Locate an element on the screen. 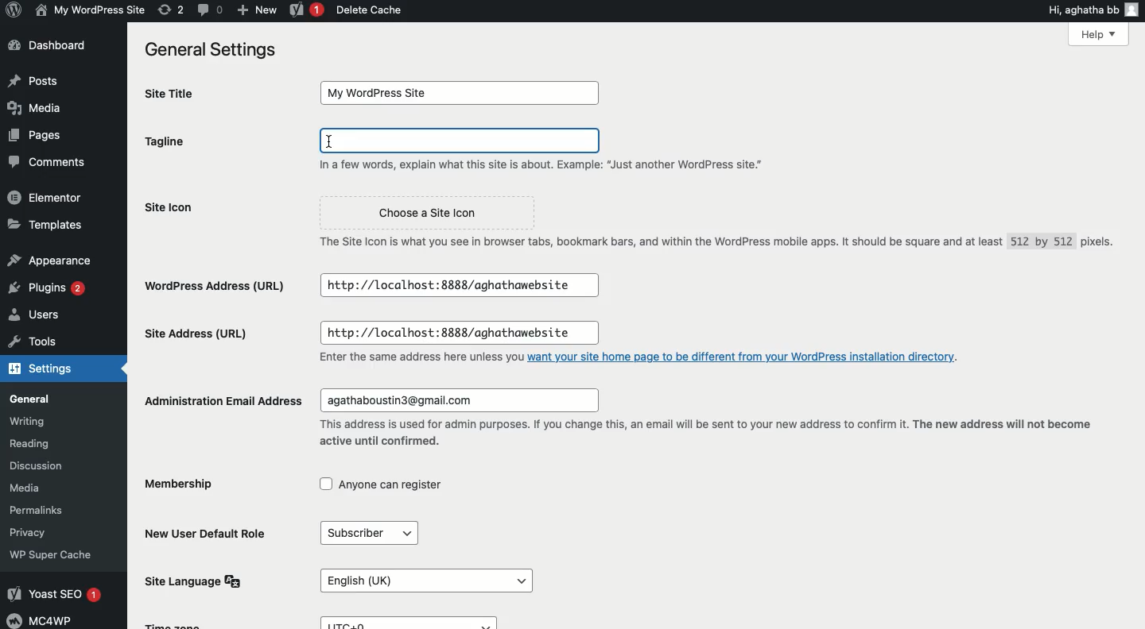  Site address (URL) is located at coordinates (213, 334).